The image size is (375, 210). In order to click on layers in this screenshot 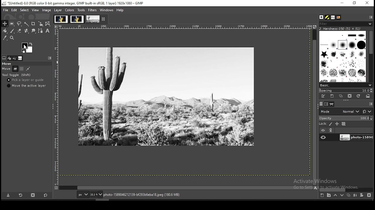, I will do `click(321, 104)`.